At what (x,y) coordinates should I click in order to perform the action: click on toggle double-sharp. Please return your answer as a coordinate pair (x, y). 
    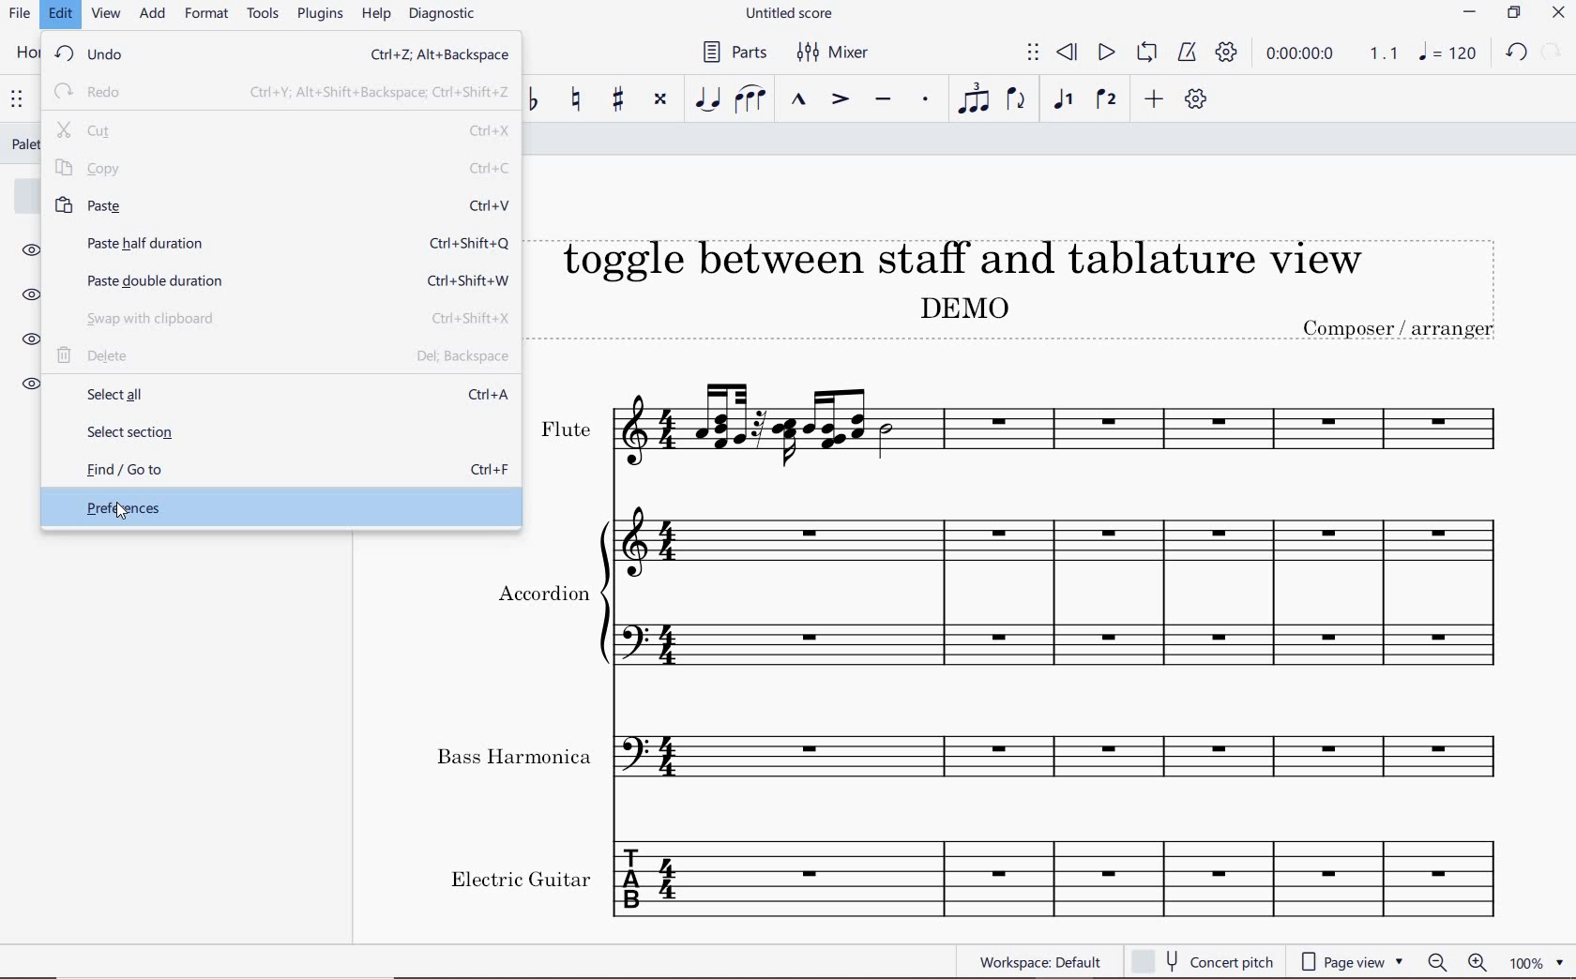
    Looking at the image, I should click on (661, 100).